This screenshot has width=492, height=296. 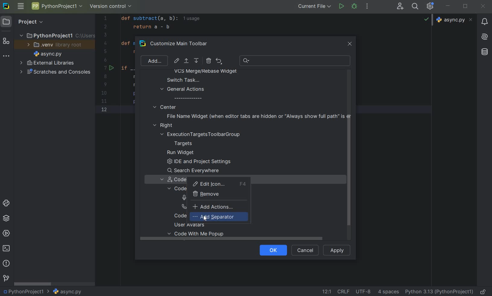 What do you see at coordinates (201, 134) in the screenshot?
I see `execution Targets Toolbar Group` at bounding box center [201, 134].